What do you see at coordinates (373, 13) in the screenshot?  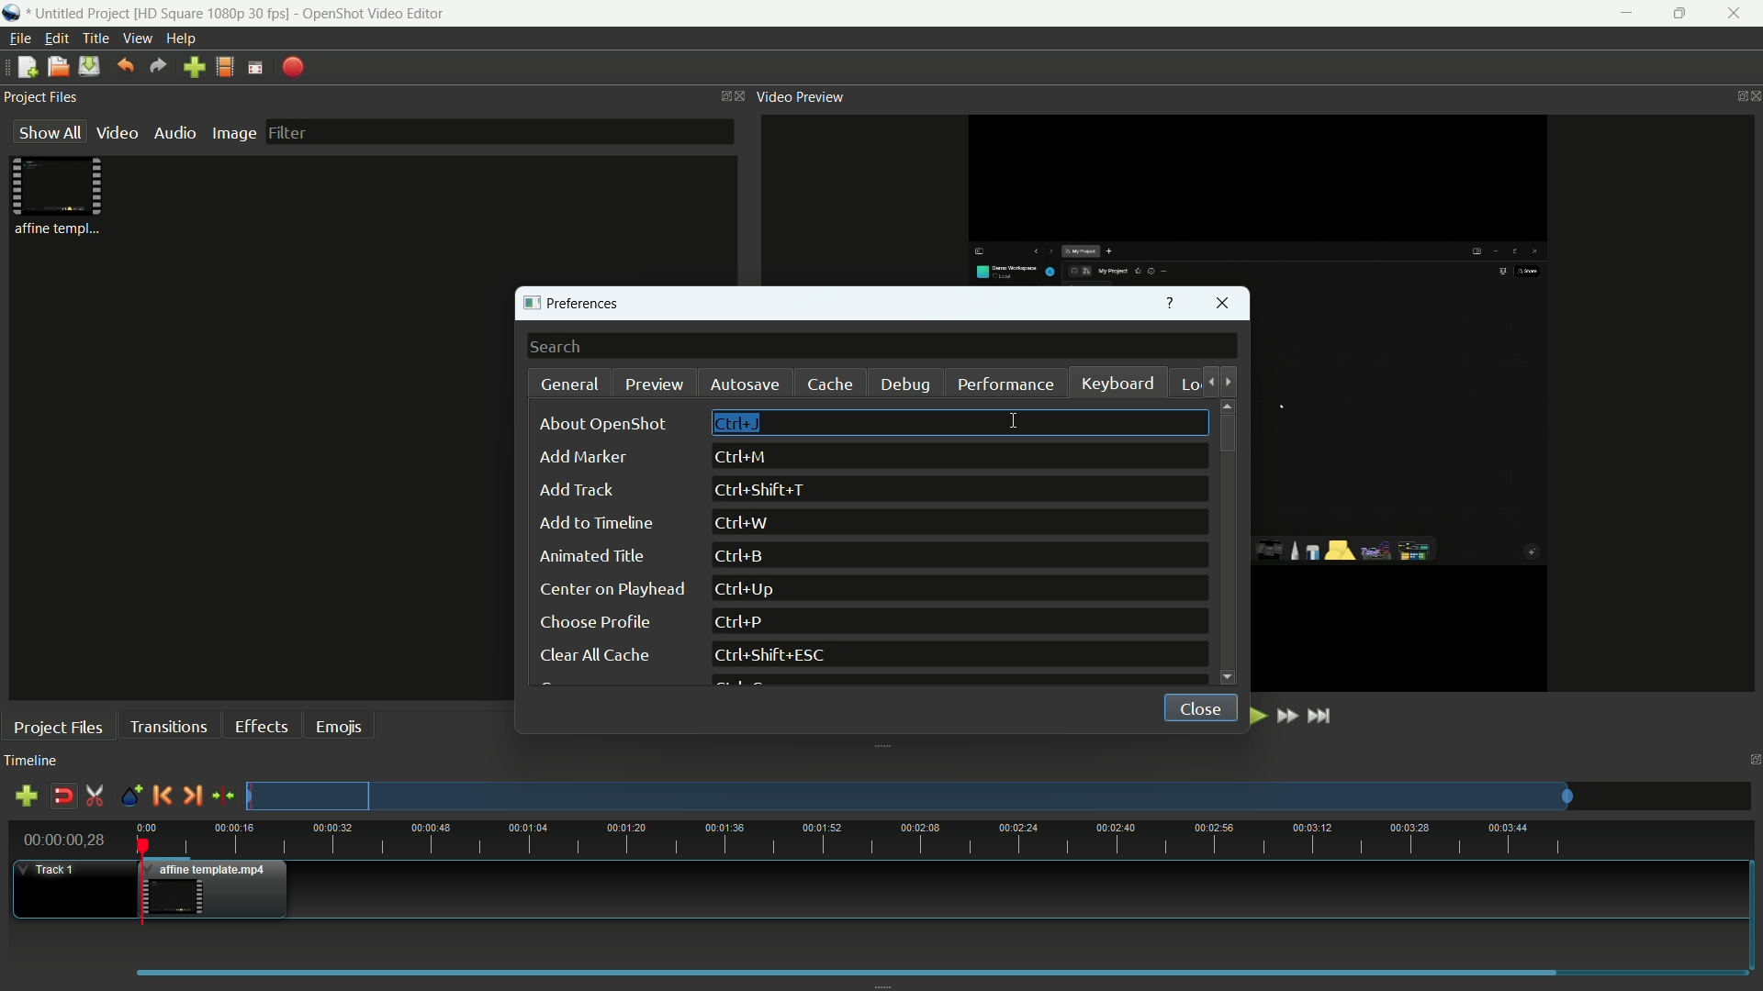 I see `app name` at bounding box center [373, 13].